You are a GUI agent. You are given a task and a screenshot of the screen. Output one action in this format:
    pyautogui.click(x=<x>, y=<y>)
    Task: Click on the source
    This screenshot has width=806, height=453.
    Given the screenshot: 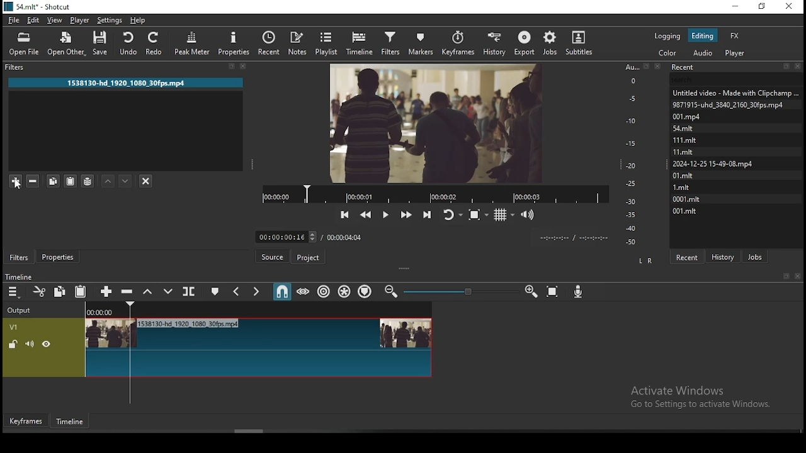 What is the action you would take?
    pyautogui.click(x=274, y=257)
    